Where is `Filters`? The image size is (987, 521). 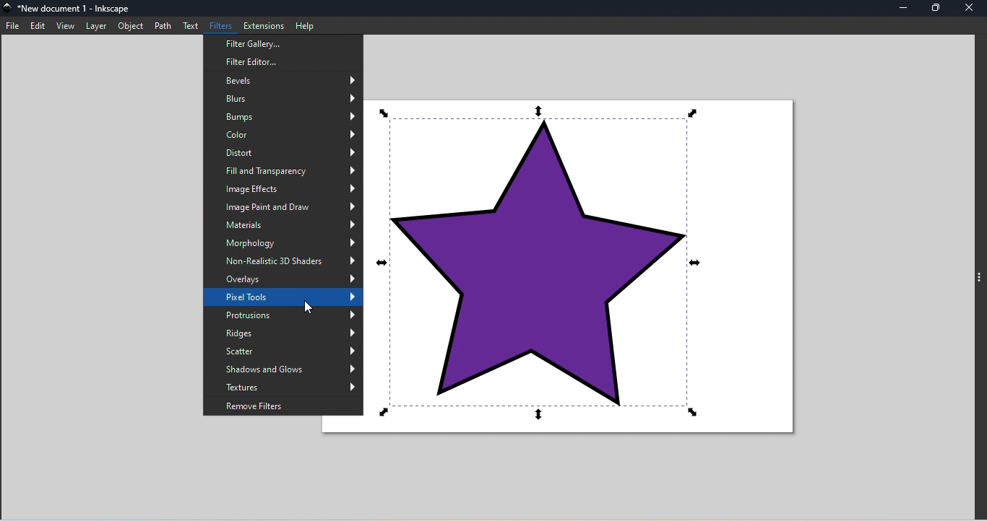 Filters is located at coordinates (222, 27).